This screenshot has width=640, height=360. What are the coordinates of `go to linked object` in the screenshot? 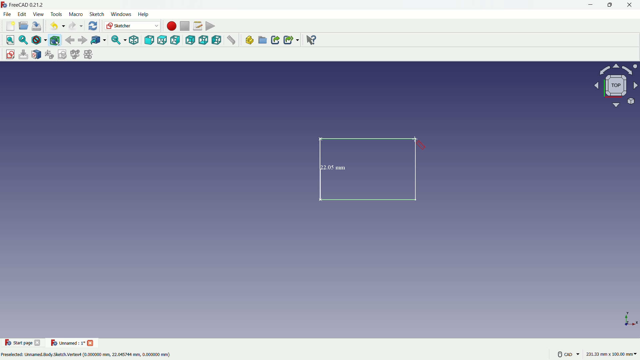 It's located at (98, 41).